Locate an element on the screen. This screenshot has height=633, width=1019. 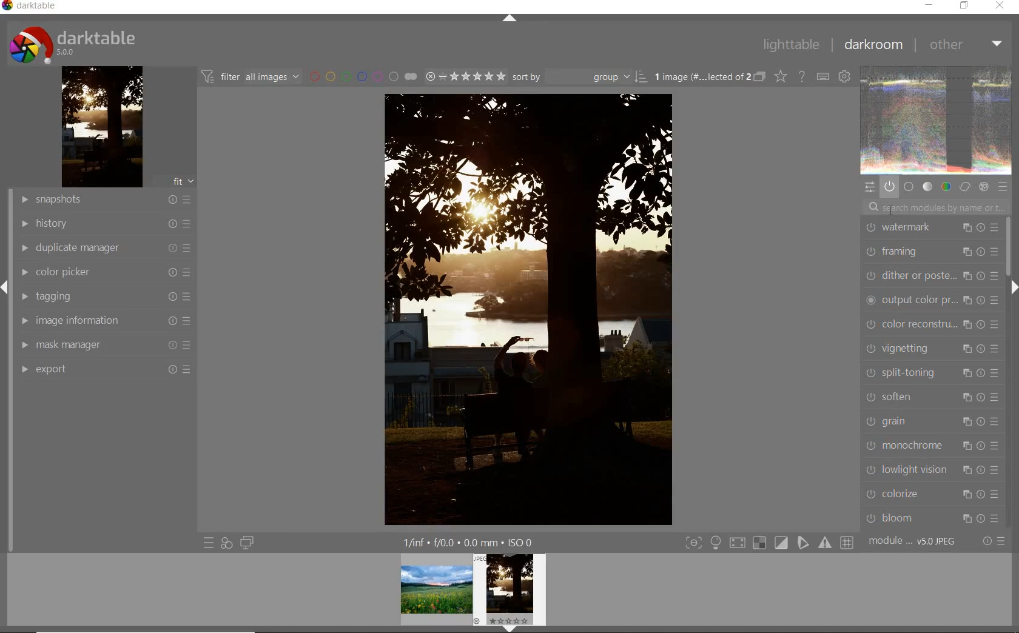
darkroom is located at coordinates (872, 45).